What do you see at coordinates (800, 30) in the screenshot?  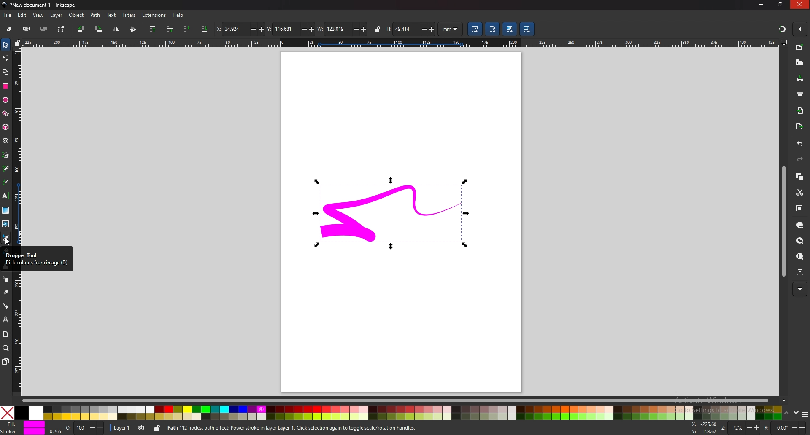 I see `enable snapping` at bounding box center [800, 30].